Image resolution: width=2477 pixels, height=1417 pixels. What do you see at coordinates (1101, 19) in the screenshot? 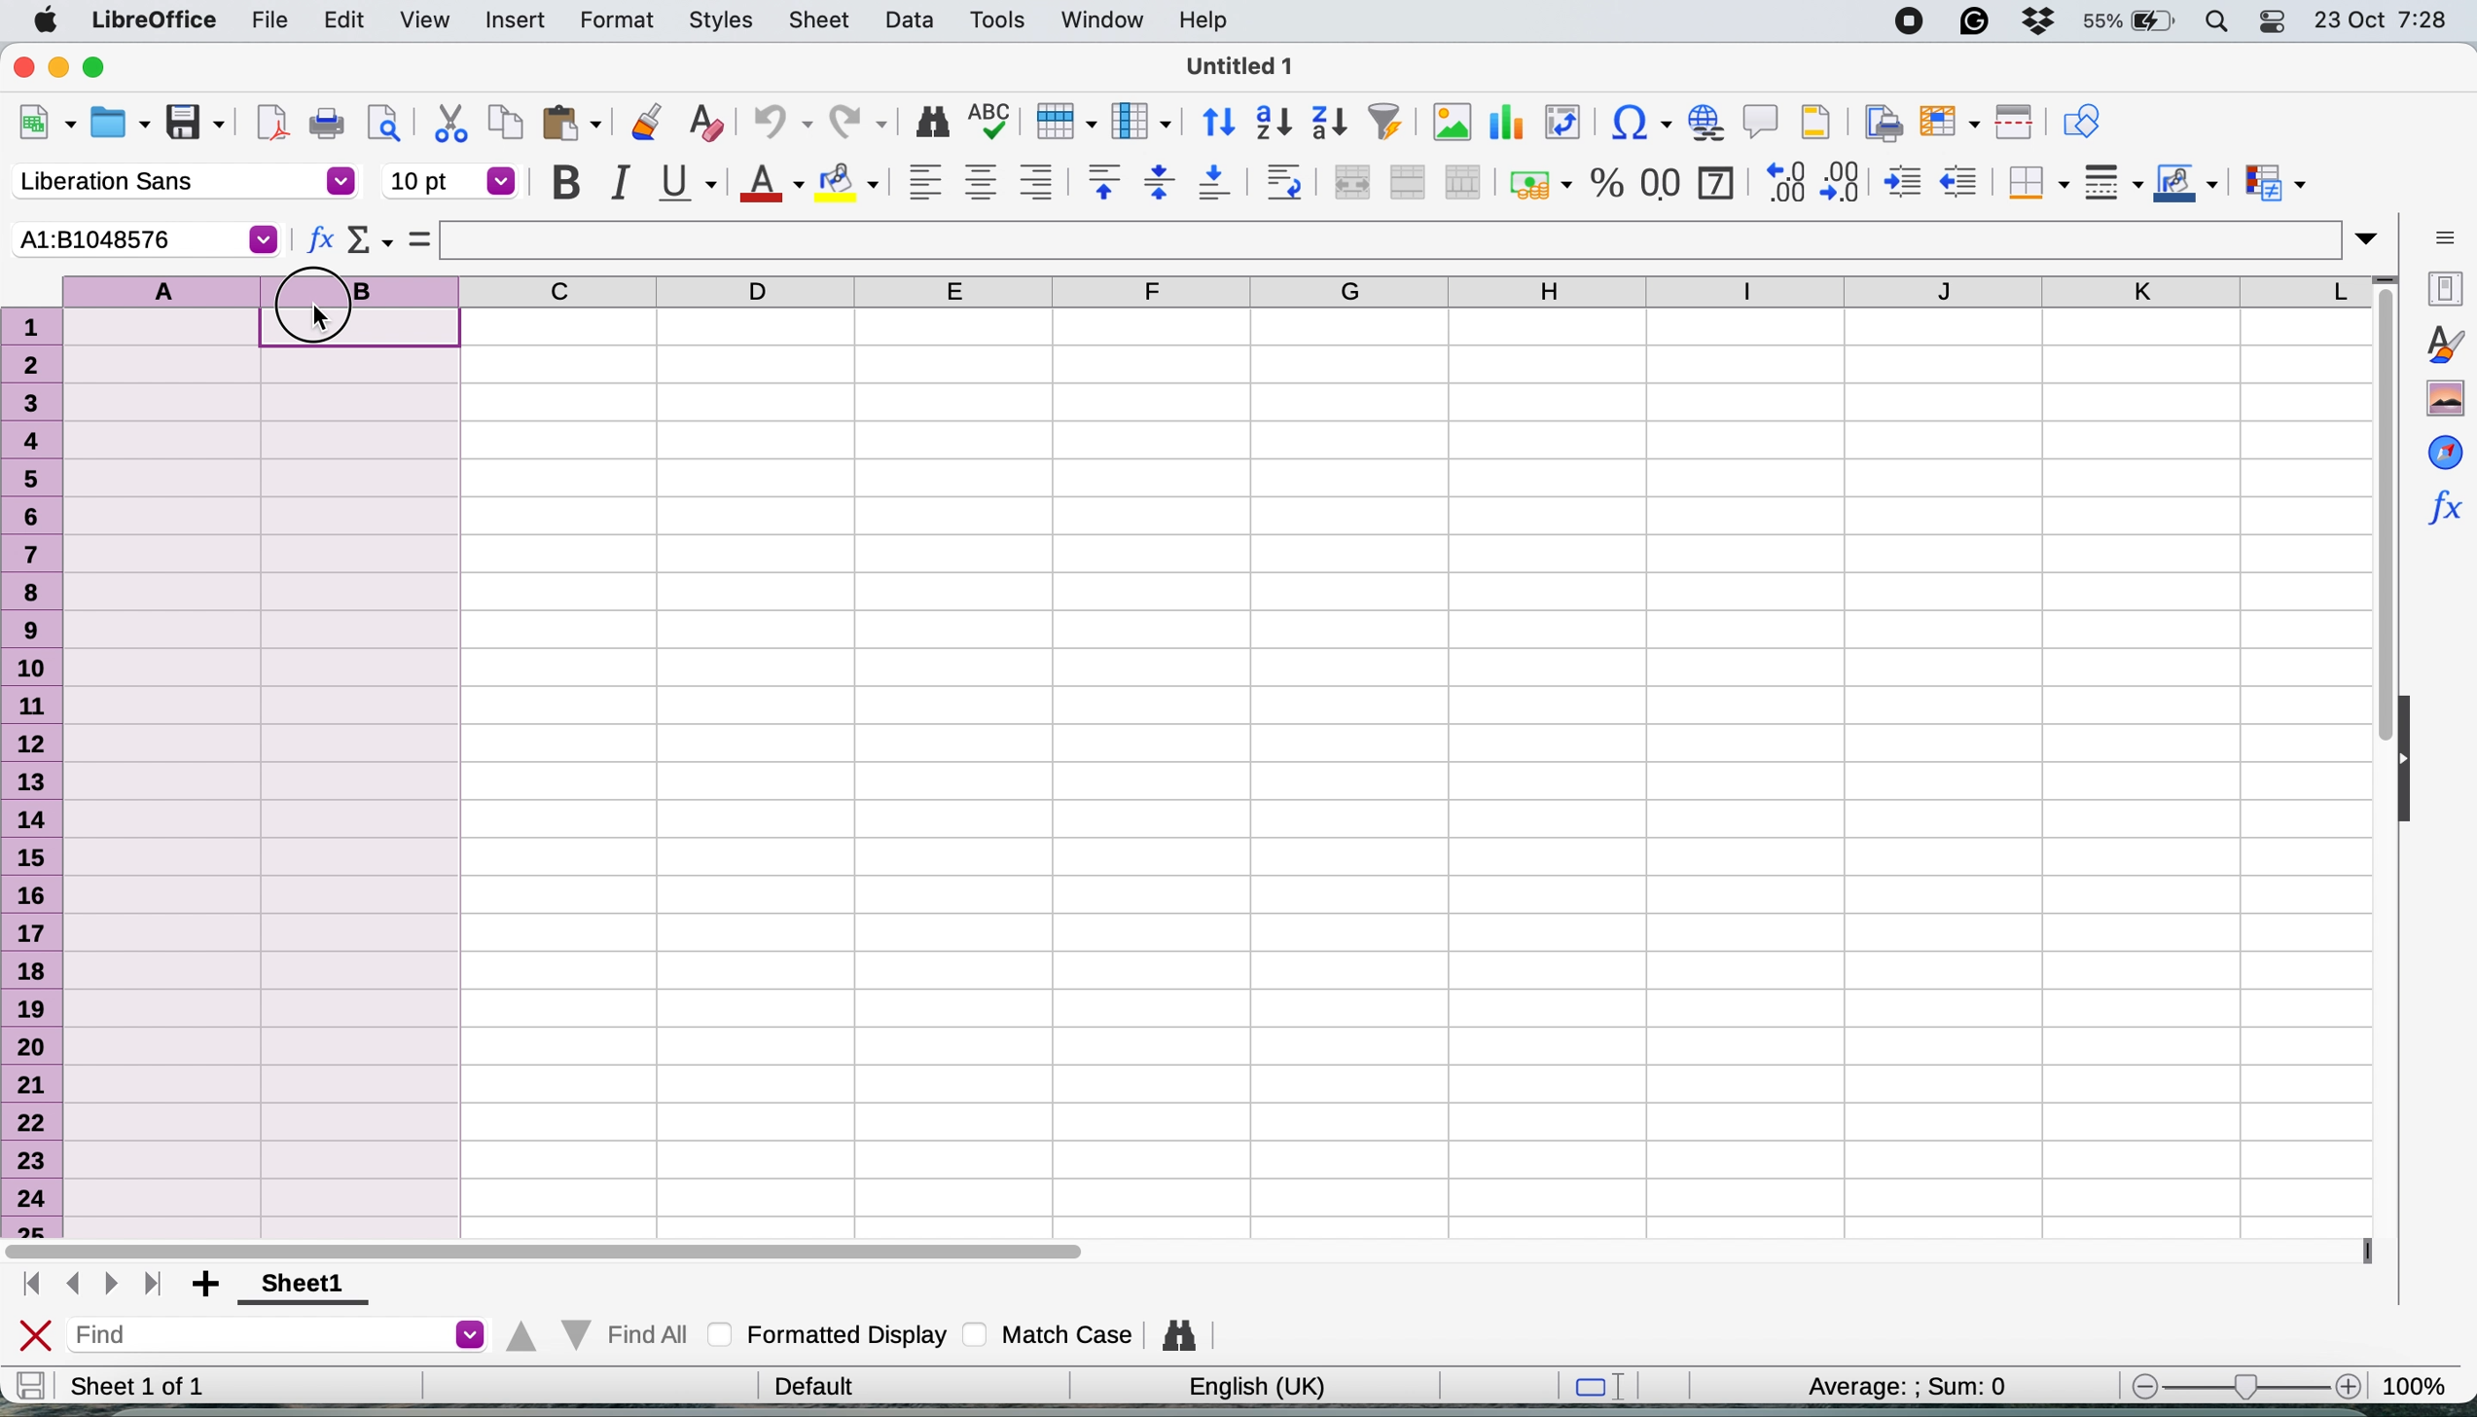
I see `window` at bounding box center [1101, 19].